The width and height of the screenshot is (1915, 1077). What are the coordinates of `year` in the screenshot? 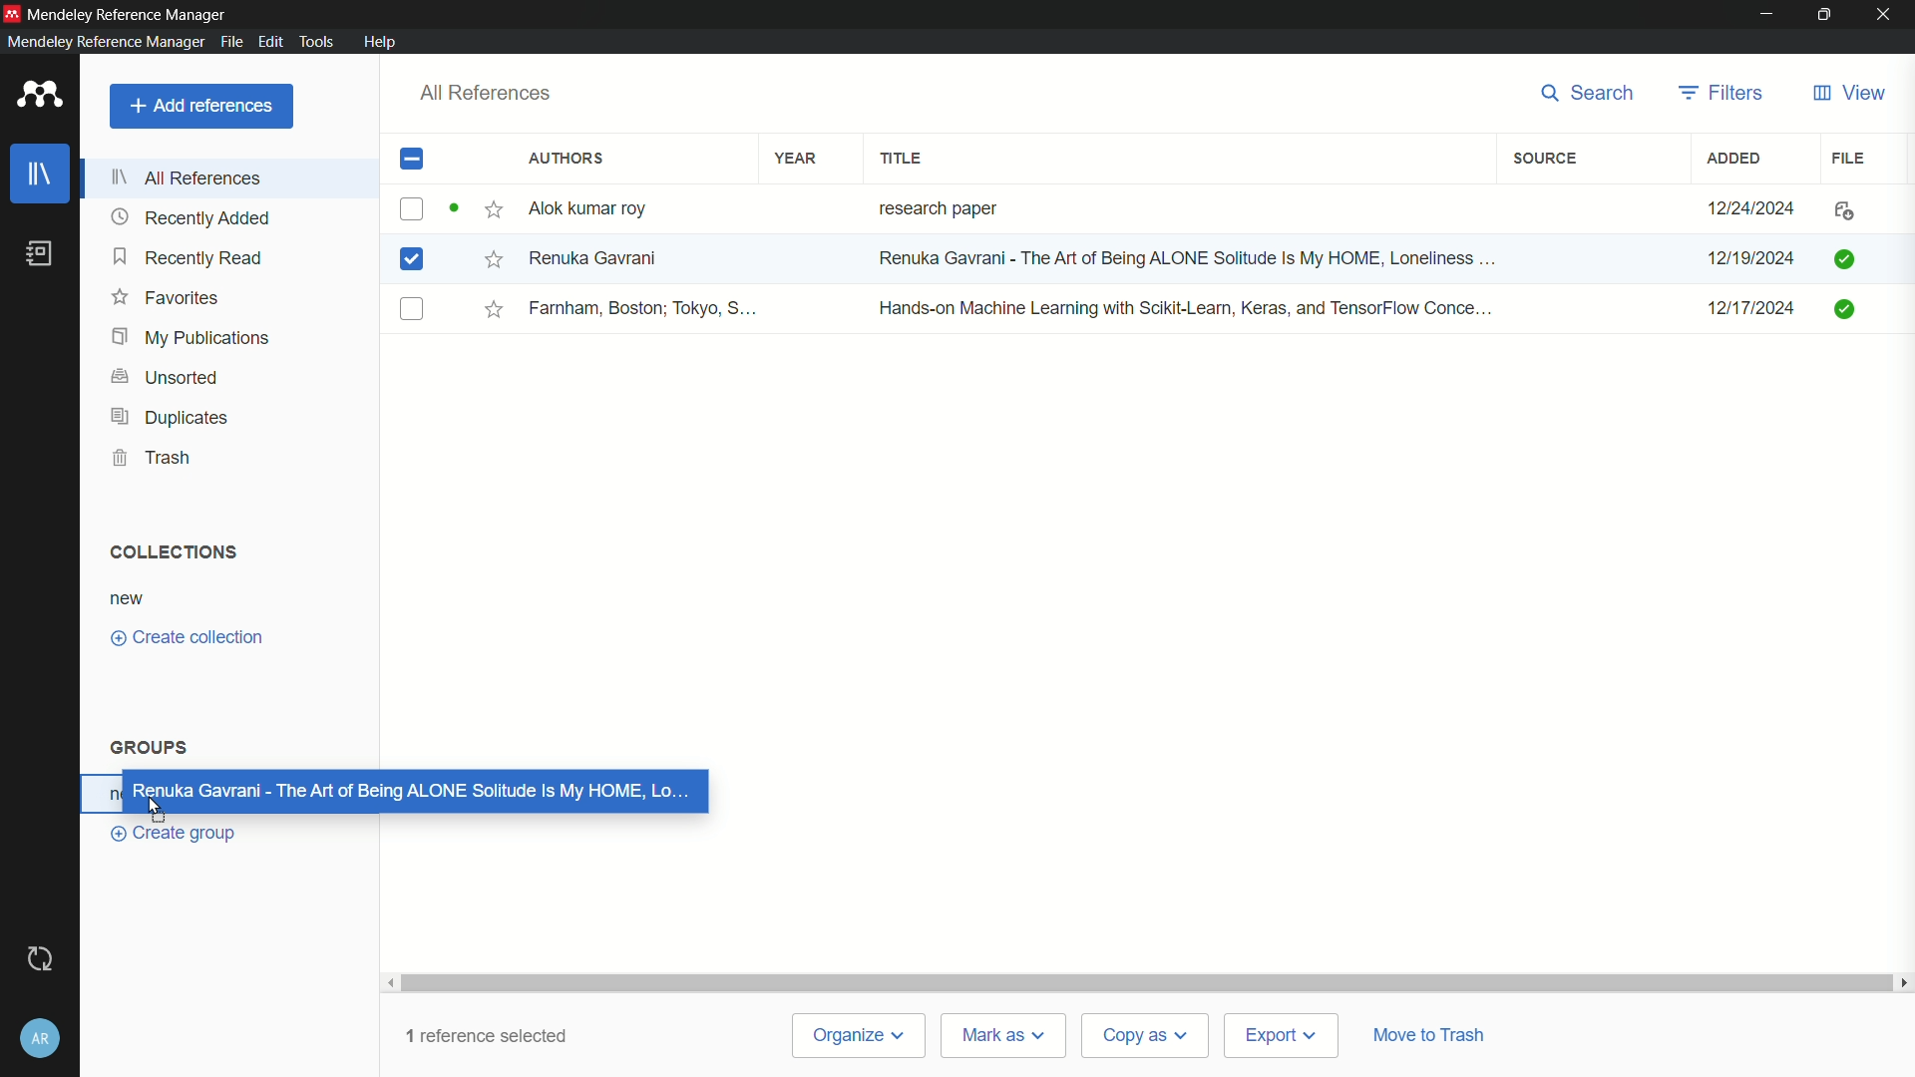 It's located at (796, 158).